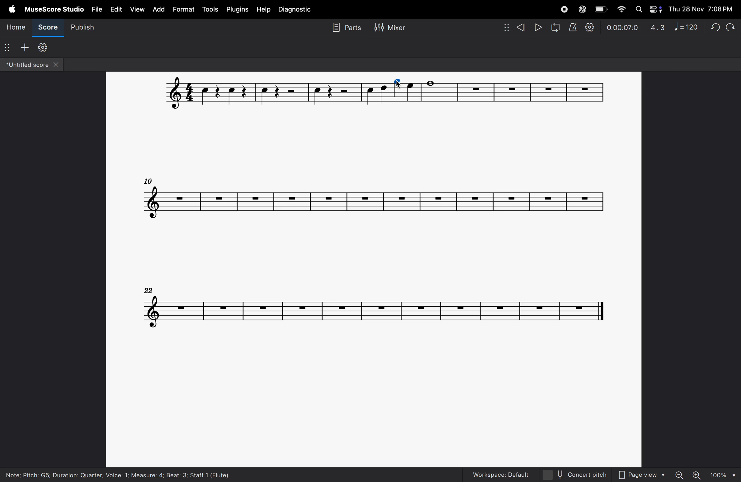 Image resolution: width=741 pixels, height=482 pixels. What do you see at coordinates (344, 29) in the screenshot?
I see `parts` at bounding box center [344, 29].